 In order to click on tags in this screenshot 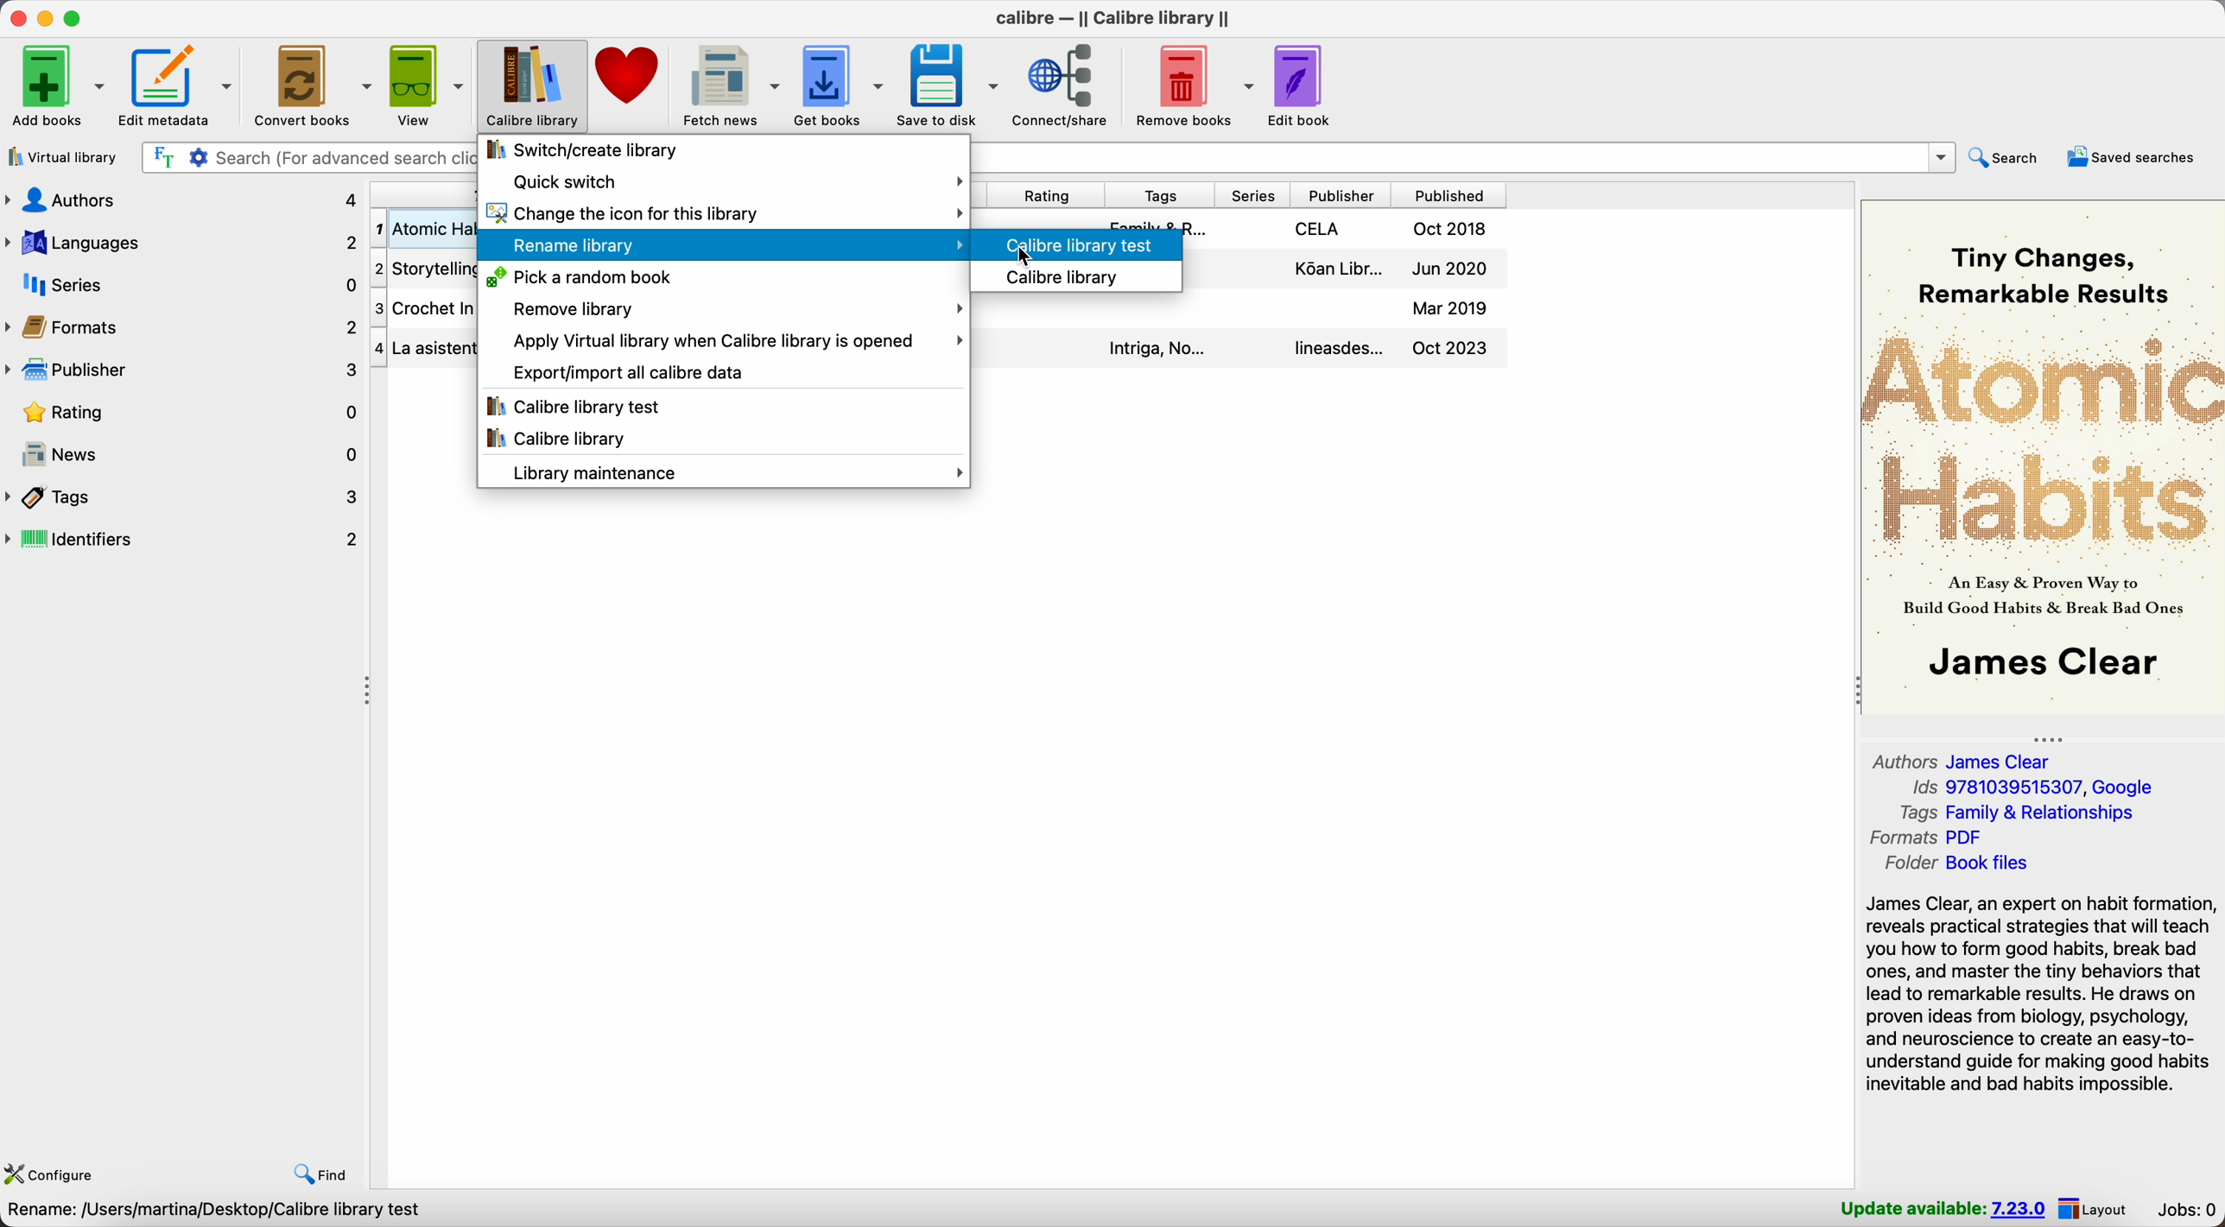, I will do `click(185, 498)`.